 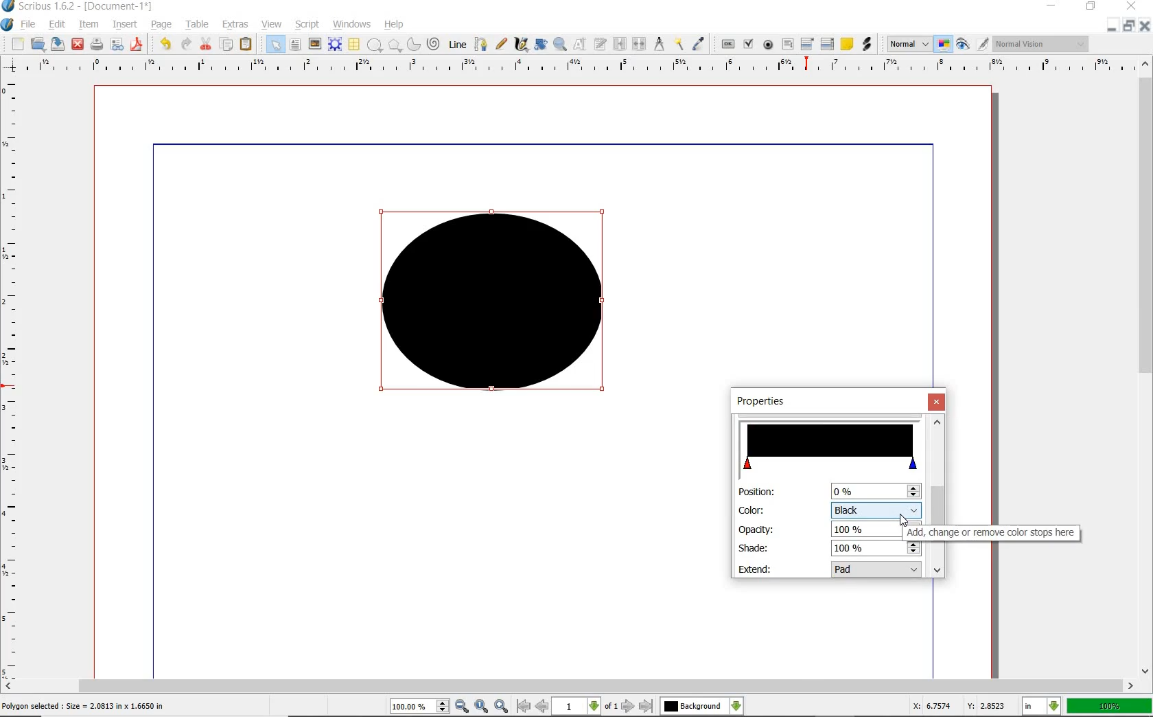 I want to click on FILE, so click(x=30, y=24).